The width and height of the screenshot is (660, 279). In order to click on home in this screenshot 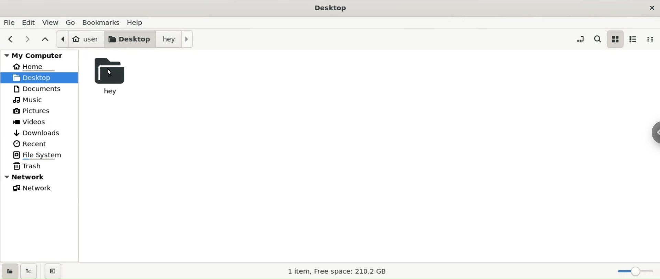, I will do `click(40, 67)`.